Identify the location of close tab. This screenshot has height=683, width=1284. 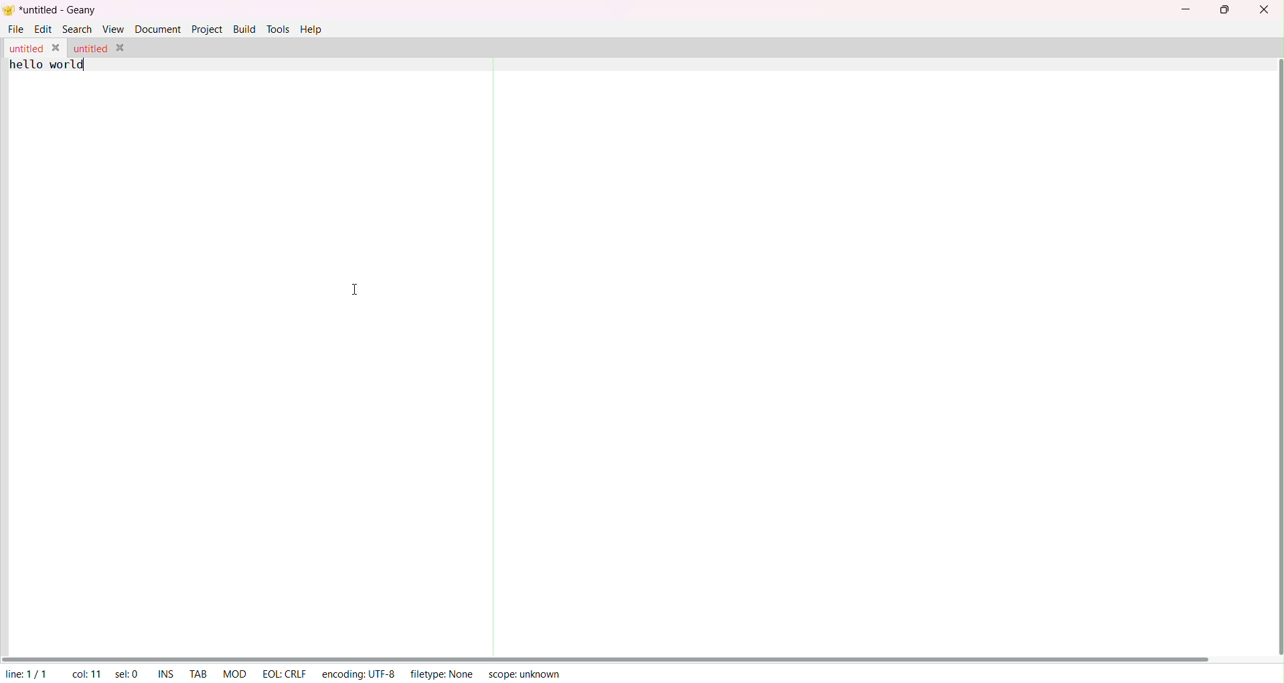
(121, 48).